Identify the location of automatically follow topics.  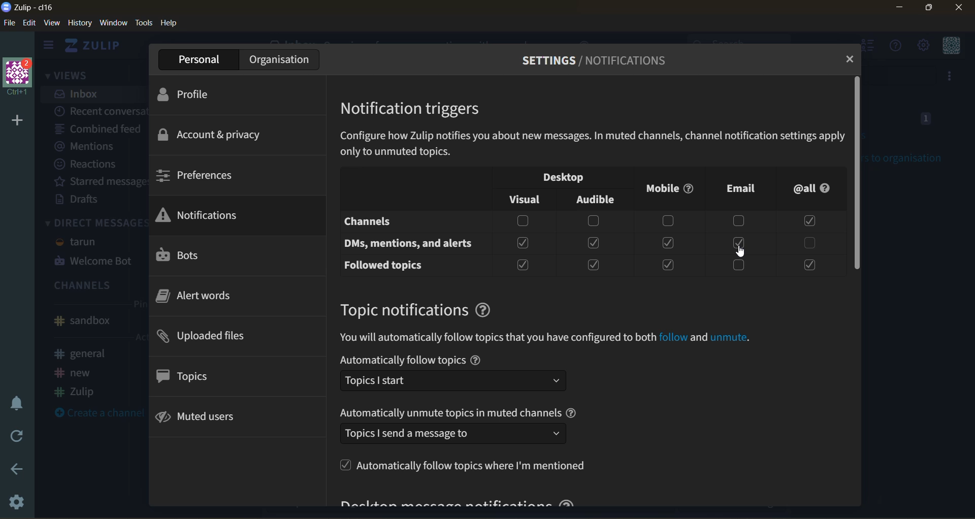
(463, 375).